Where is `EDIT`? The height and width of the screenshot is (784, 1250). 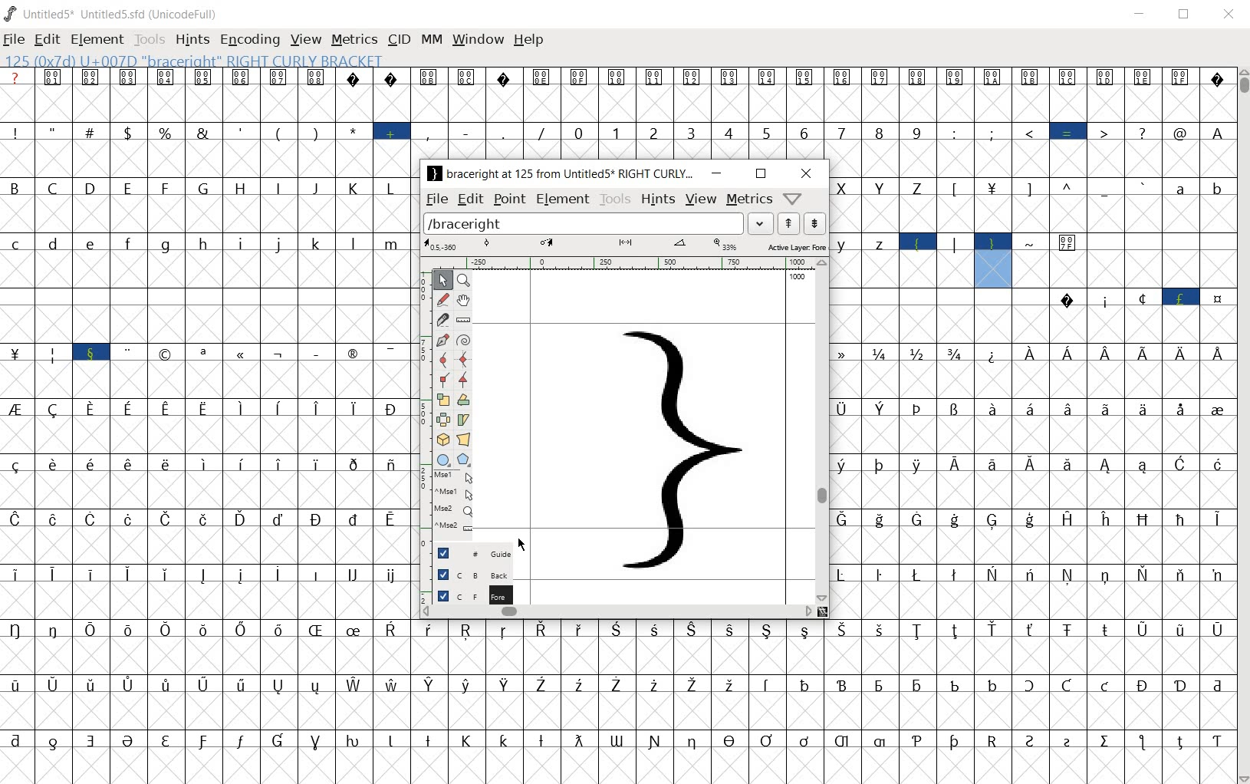 EDIT is located at coordinates (47, 41).